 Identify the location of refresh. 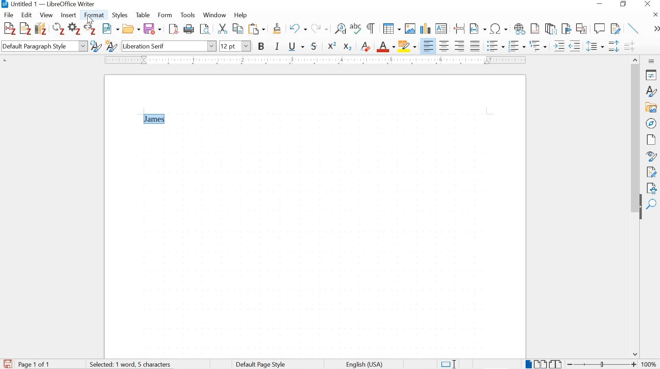
(57, 30).